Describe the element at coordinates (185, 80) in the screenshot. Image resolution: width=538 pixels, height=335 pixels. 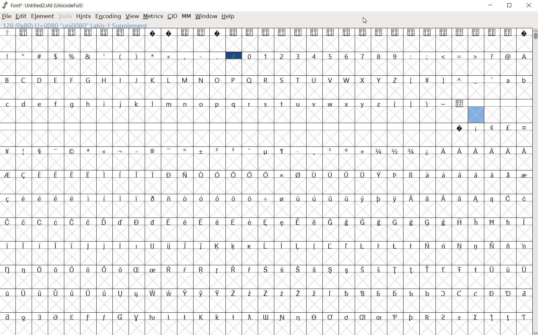
I see `glyph` at that location.